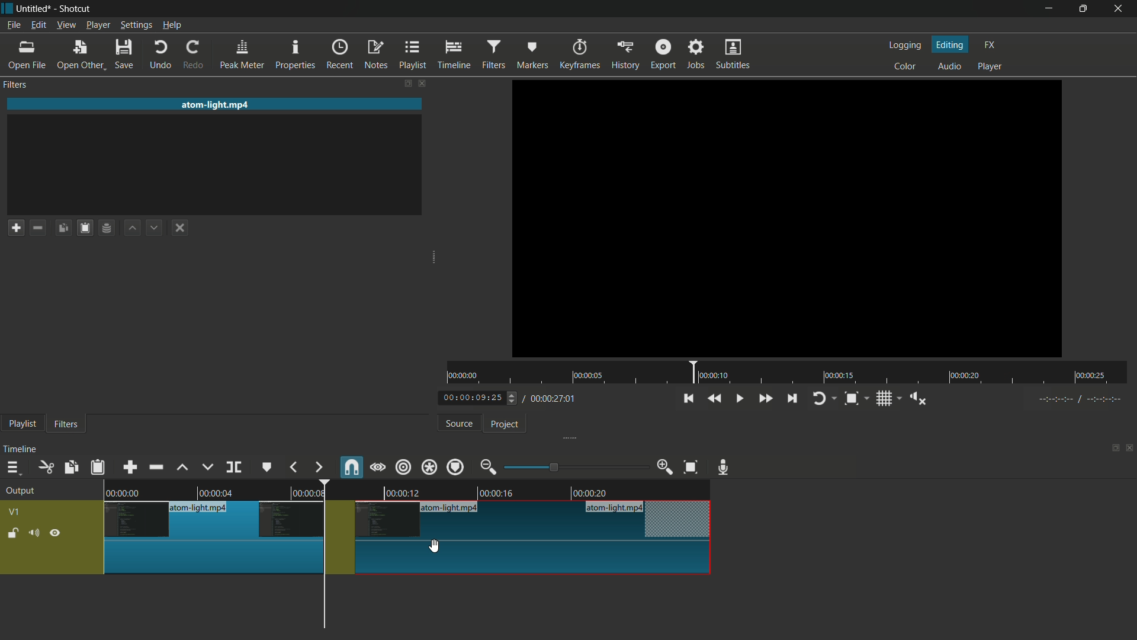  What do you see at coordinates (403, 83) in the screenshot?
I see `change layout` at bounding box center [403, 83].